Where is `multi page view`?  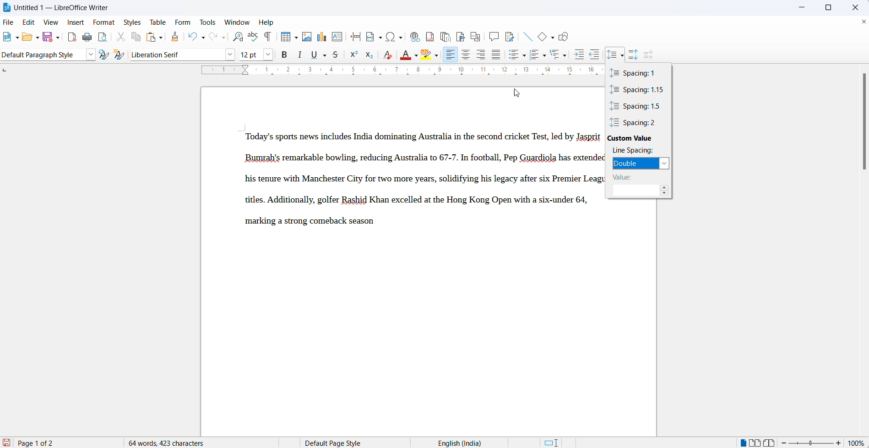 multi page view is located at coordinates (755, 442).